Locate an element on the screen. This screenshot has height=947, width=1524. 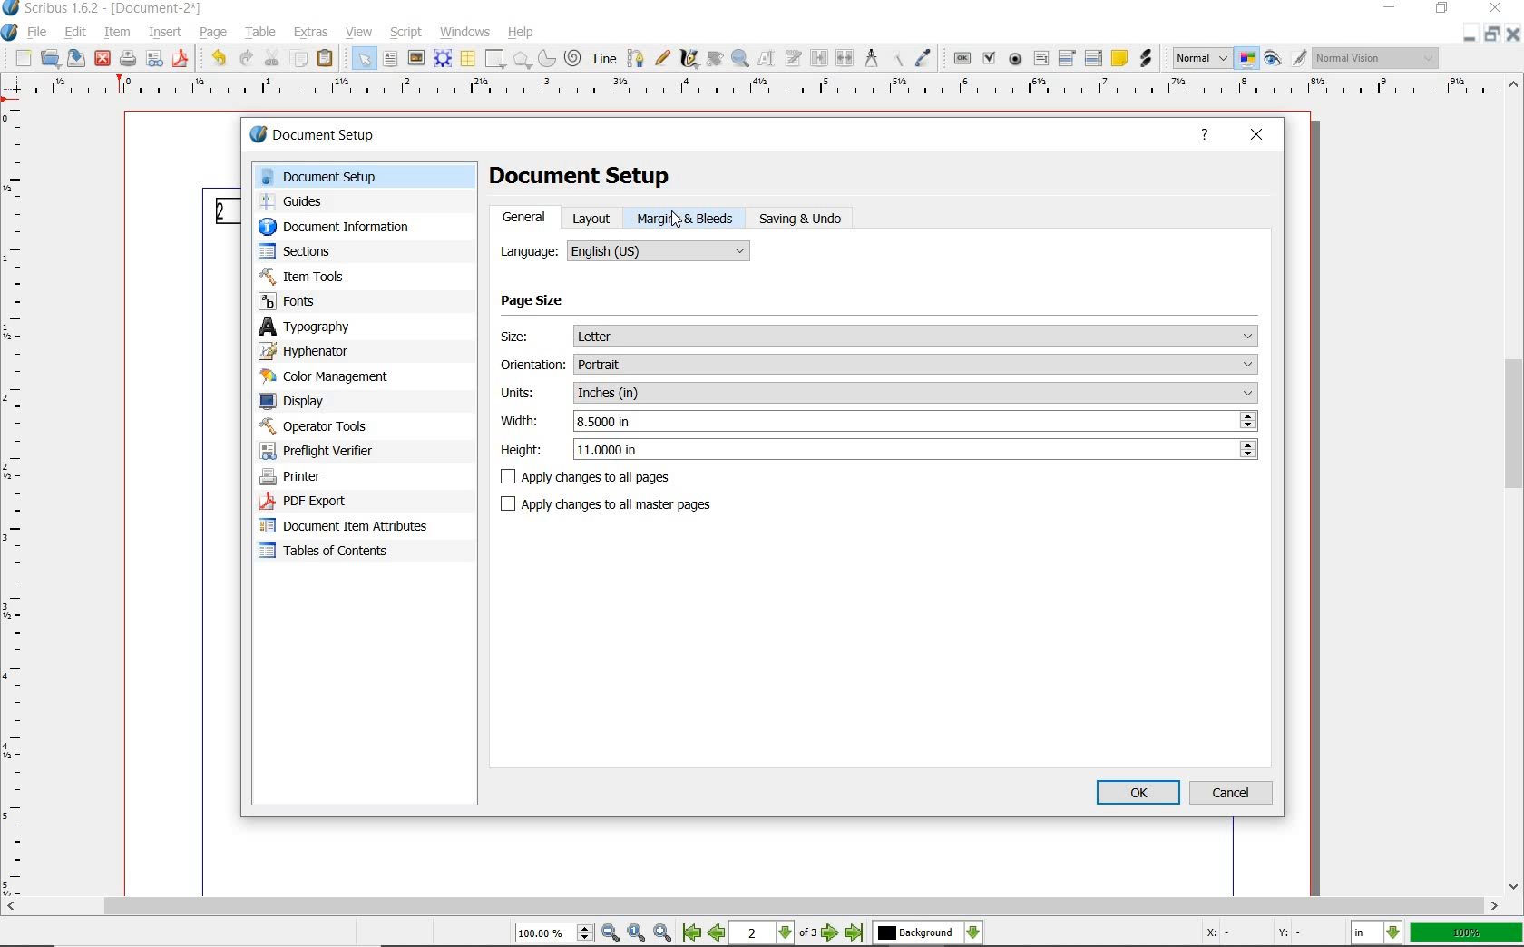
layout is located at coordinates (594, 218).